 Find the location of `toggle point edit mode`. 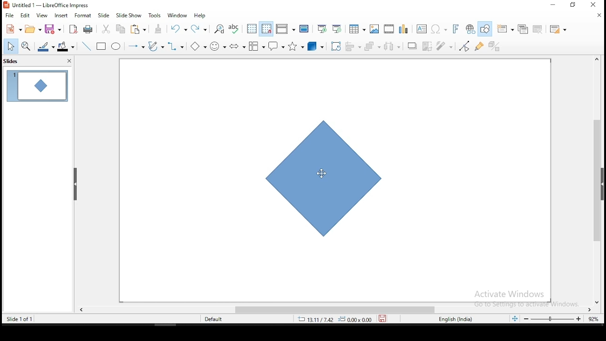

toggle point edit mode is located at coordinates (465, 46).